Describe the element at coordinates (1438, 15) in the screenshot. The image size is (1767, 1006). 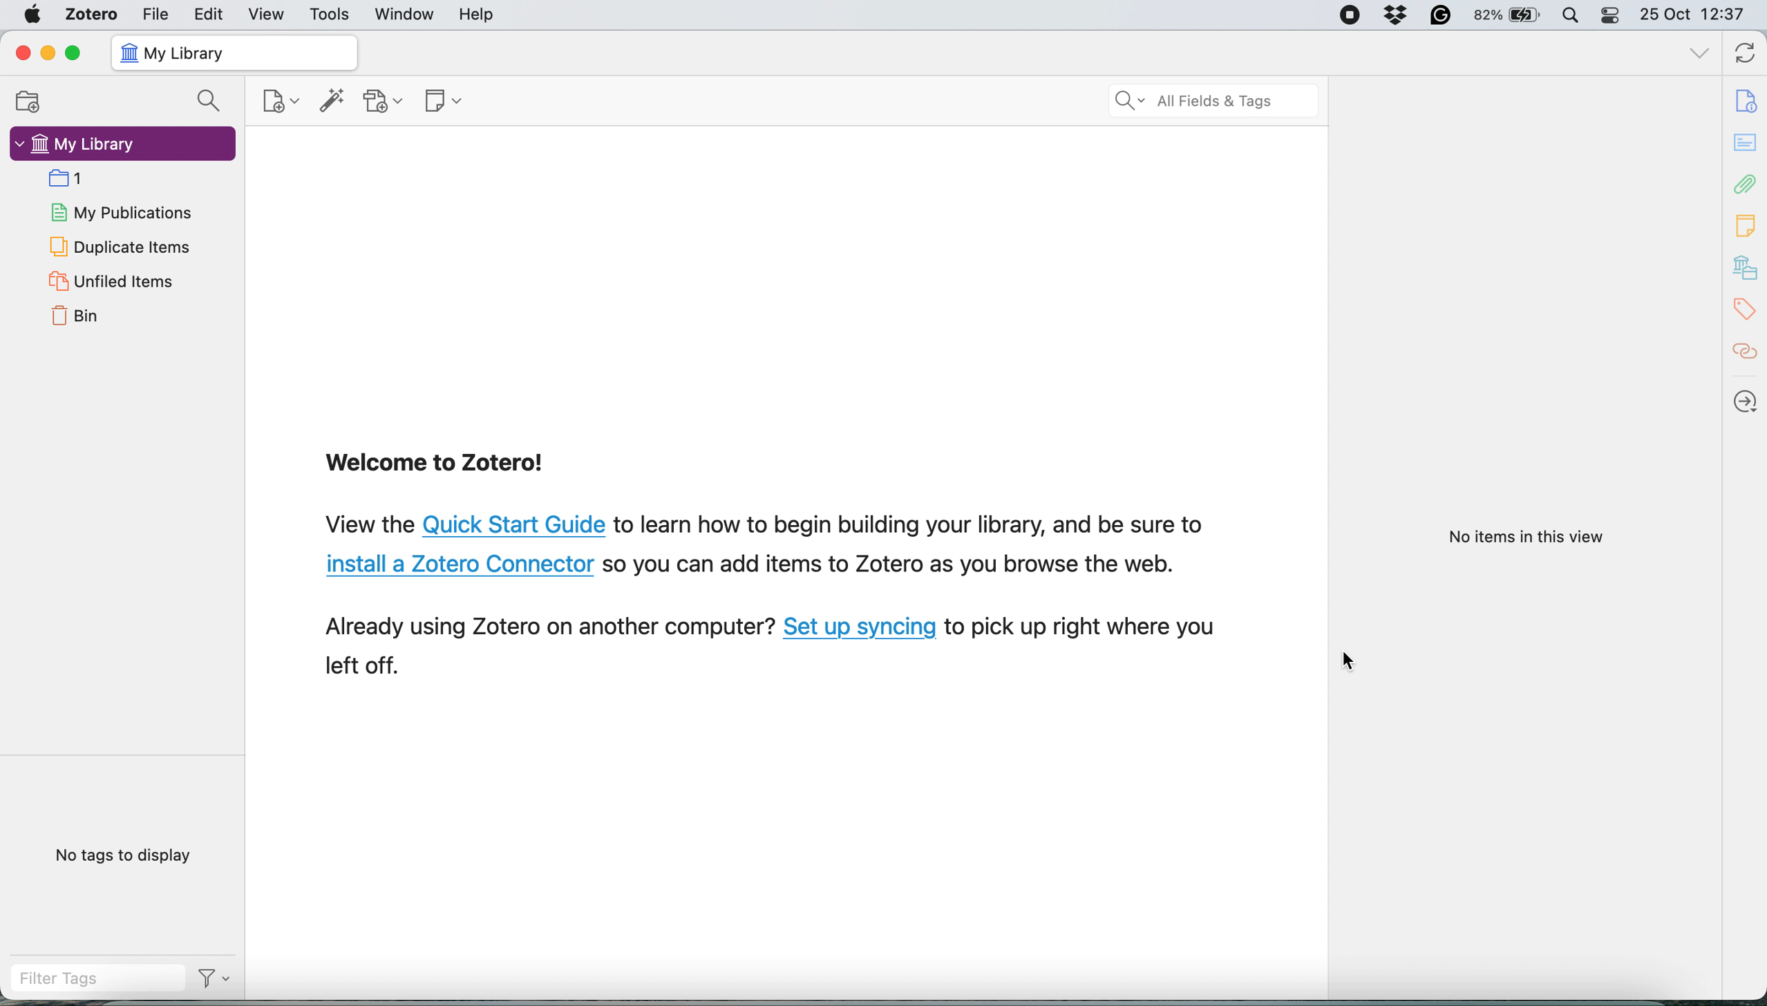
I see `Grammarly` at that location.